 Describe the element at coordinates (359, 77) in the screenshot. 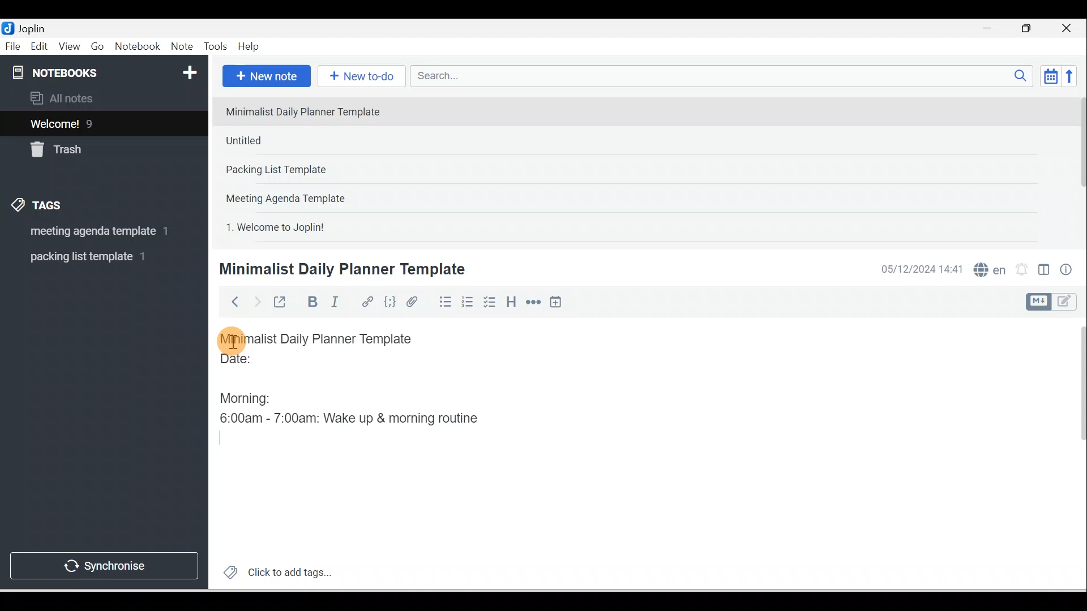

I see `New to-do` at that location.